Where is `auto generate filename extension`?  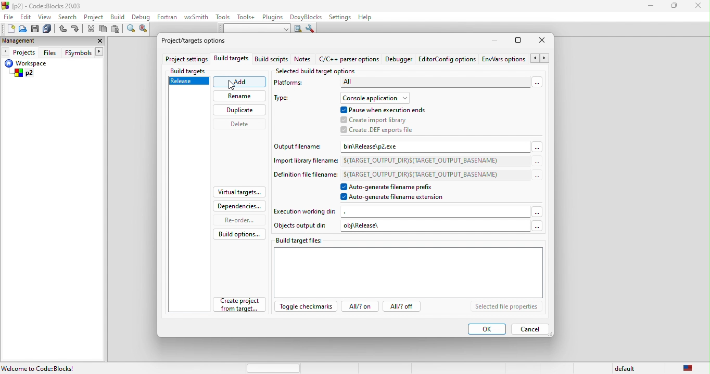 auto generate filename extension is located at coordinates (394, 198).